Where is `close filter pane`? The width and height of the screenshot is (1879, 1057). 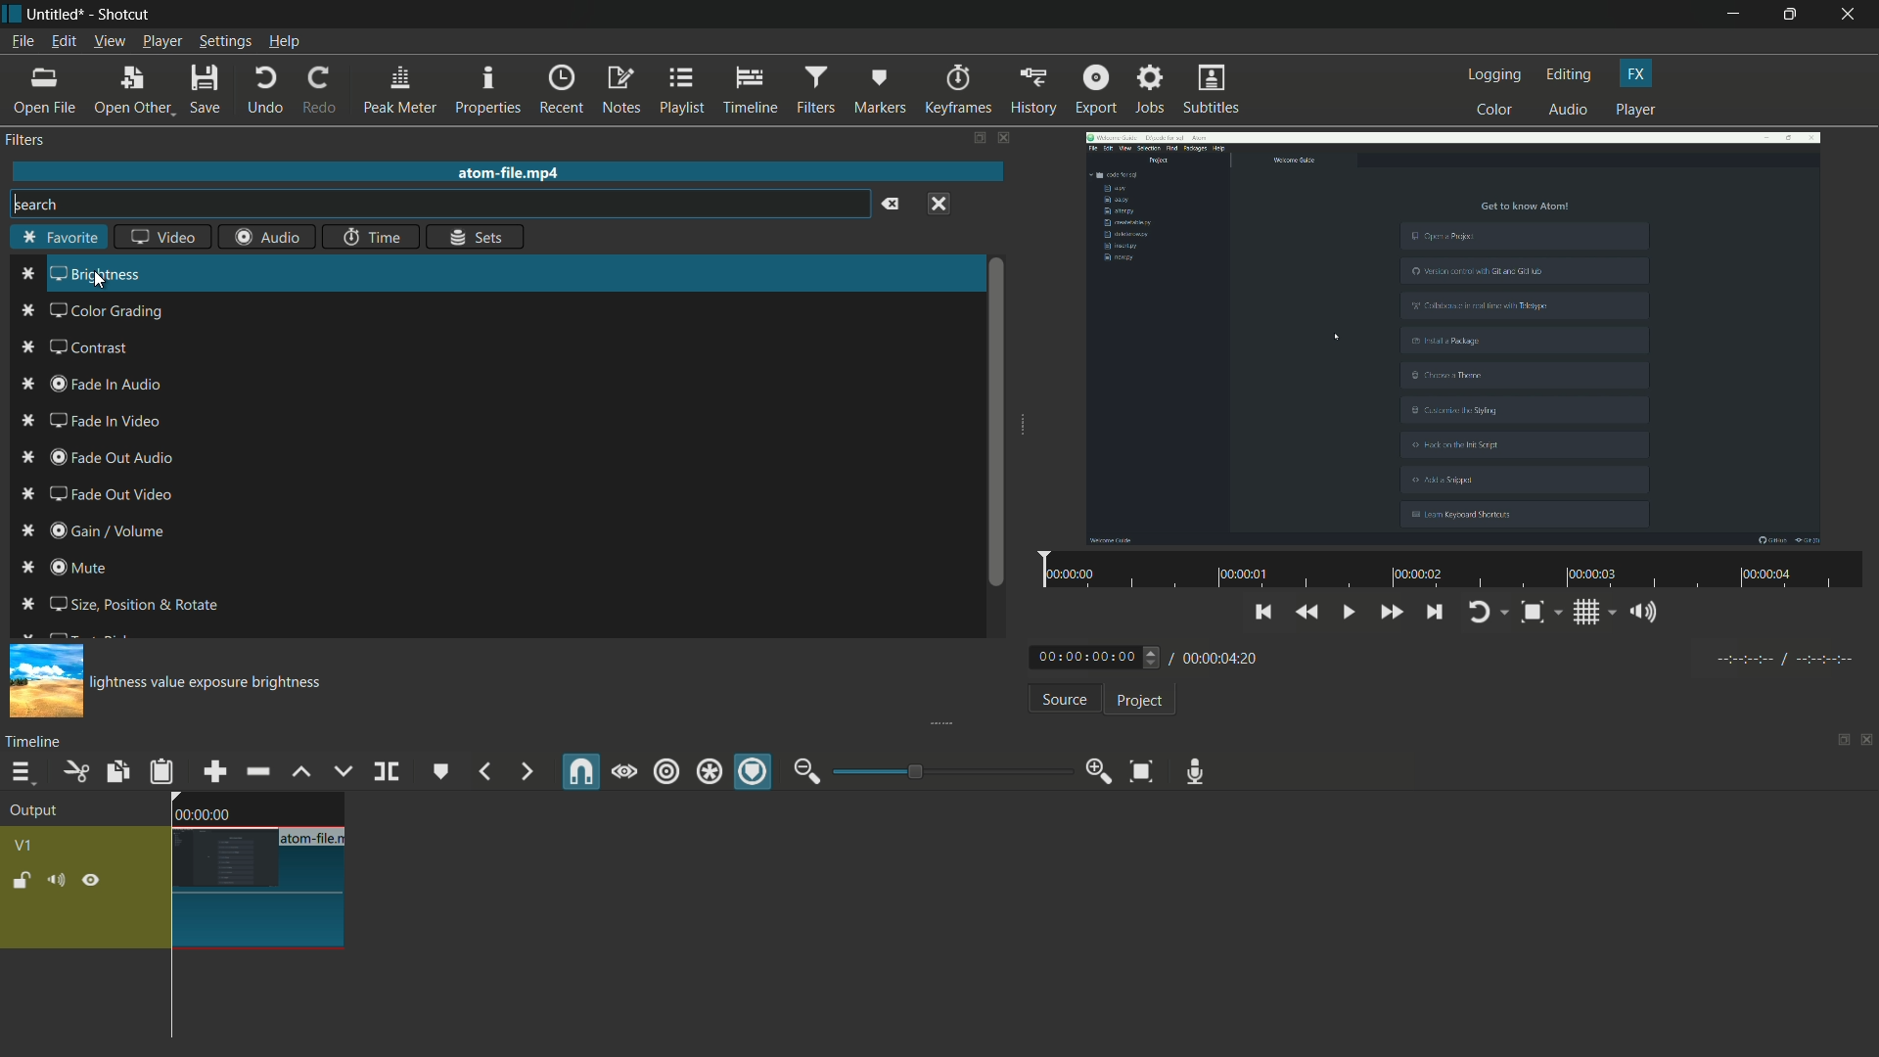 close filter pane is located at coordinates (1006, 140).